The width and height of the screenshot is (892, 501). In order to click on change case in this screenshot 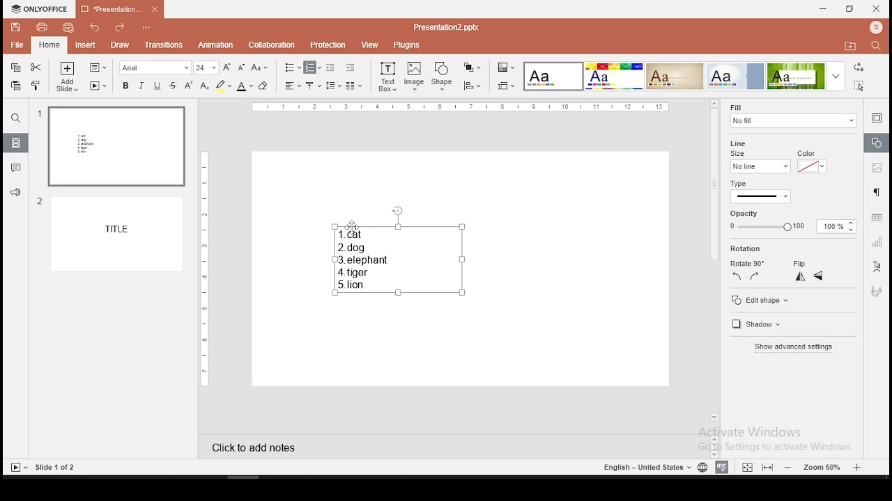, I will do `click(259, 67)`.